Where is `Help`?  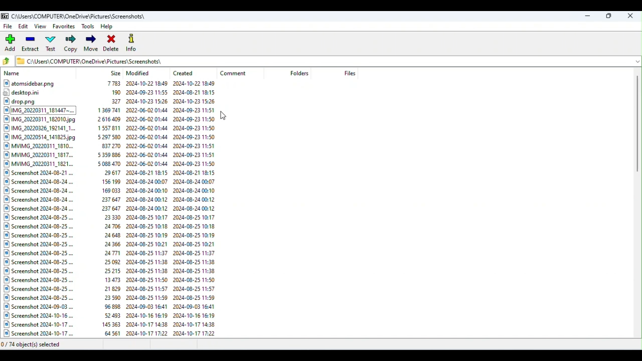 Help is located at coordinates (109, 26).